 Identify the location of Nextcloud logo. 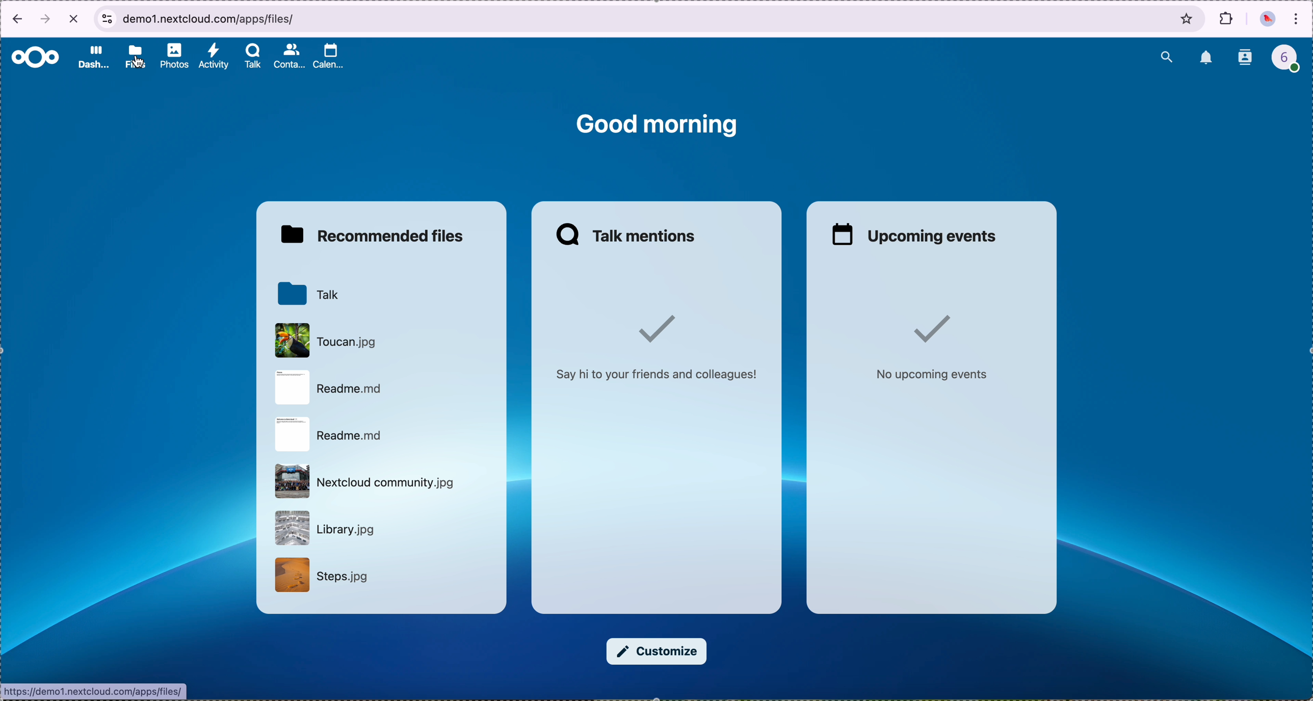
(36, 58).